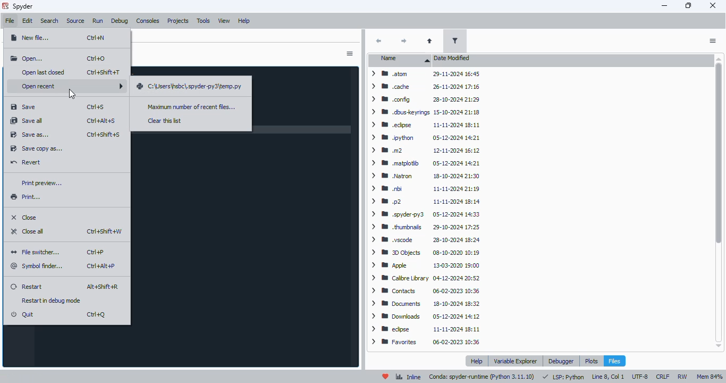  I want to click on view, so click(224, 21).